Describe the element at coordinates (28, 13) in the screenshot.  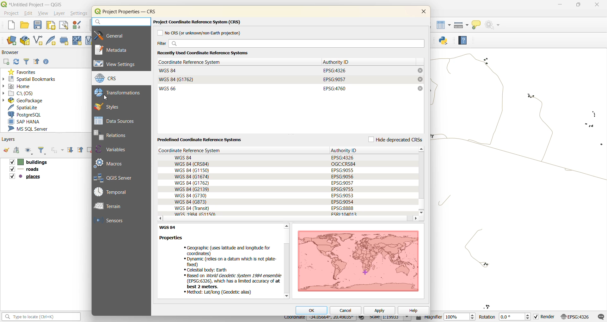
I see `edit` at that location.